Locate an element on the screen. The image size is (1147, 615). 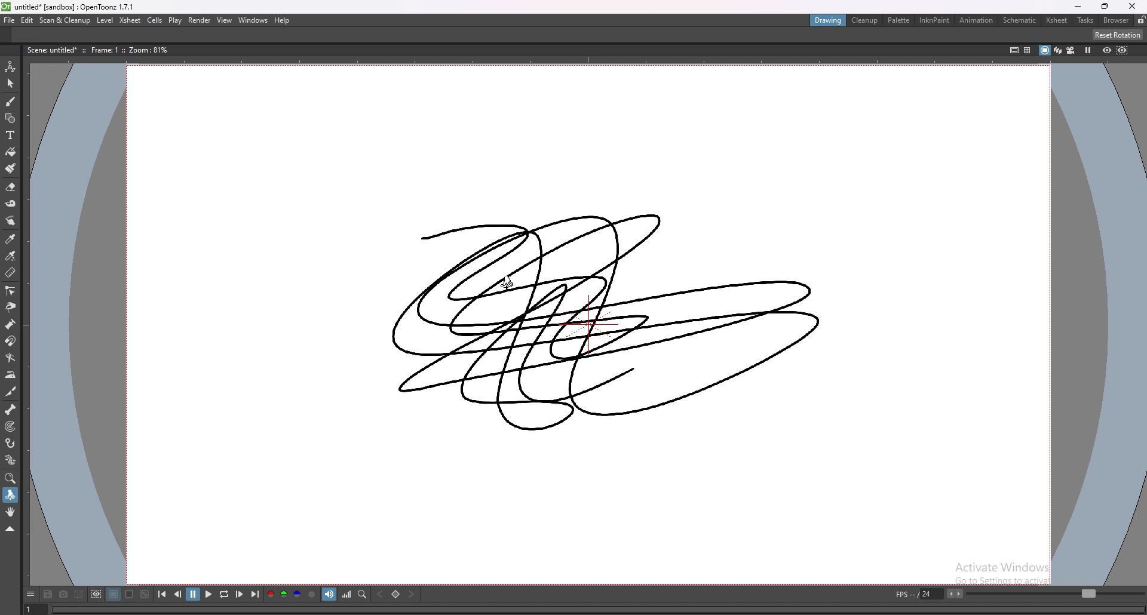
shapes tool is located at coordinates (10, 119).